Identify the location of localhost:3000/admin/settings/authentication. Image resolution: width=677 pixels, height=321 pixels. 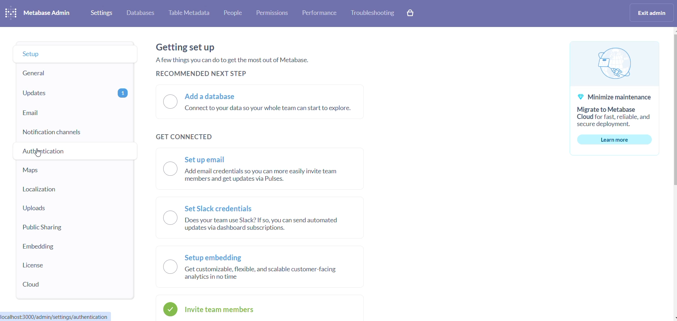
(56, 316).